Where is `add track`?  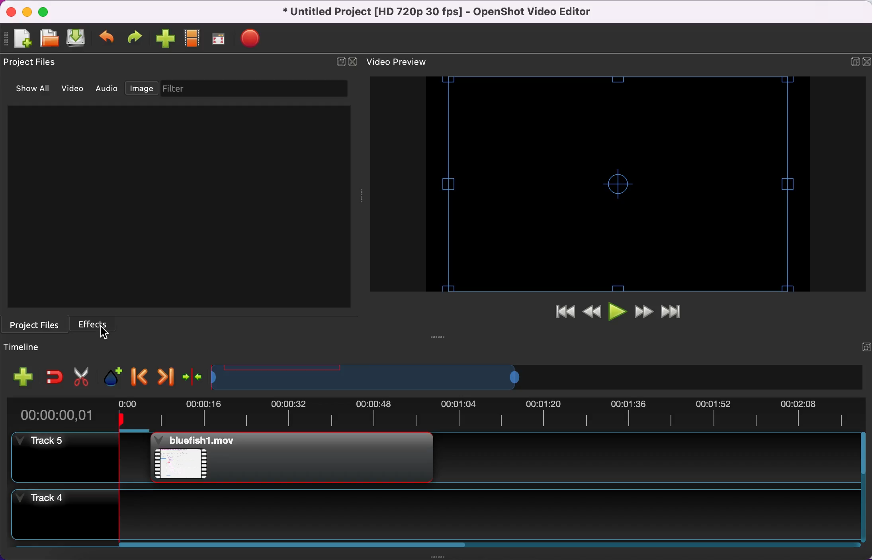
add track is located at coordinates (21, 378).